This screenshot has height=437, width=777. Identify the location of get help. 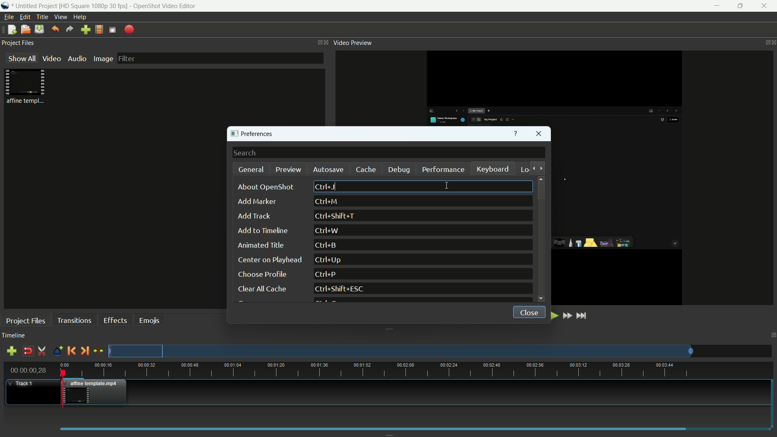
(516, 134).